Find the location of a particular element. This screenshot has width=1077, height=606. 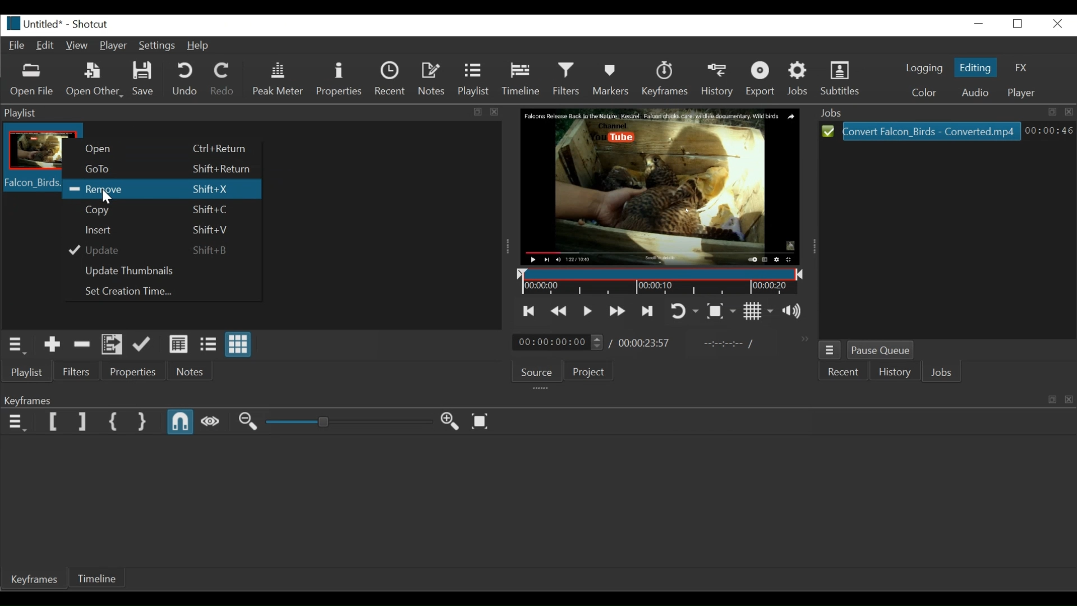

Save is located at coordinates (142, 79).